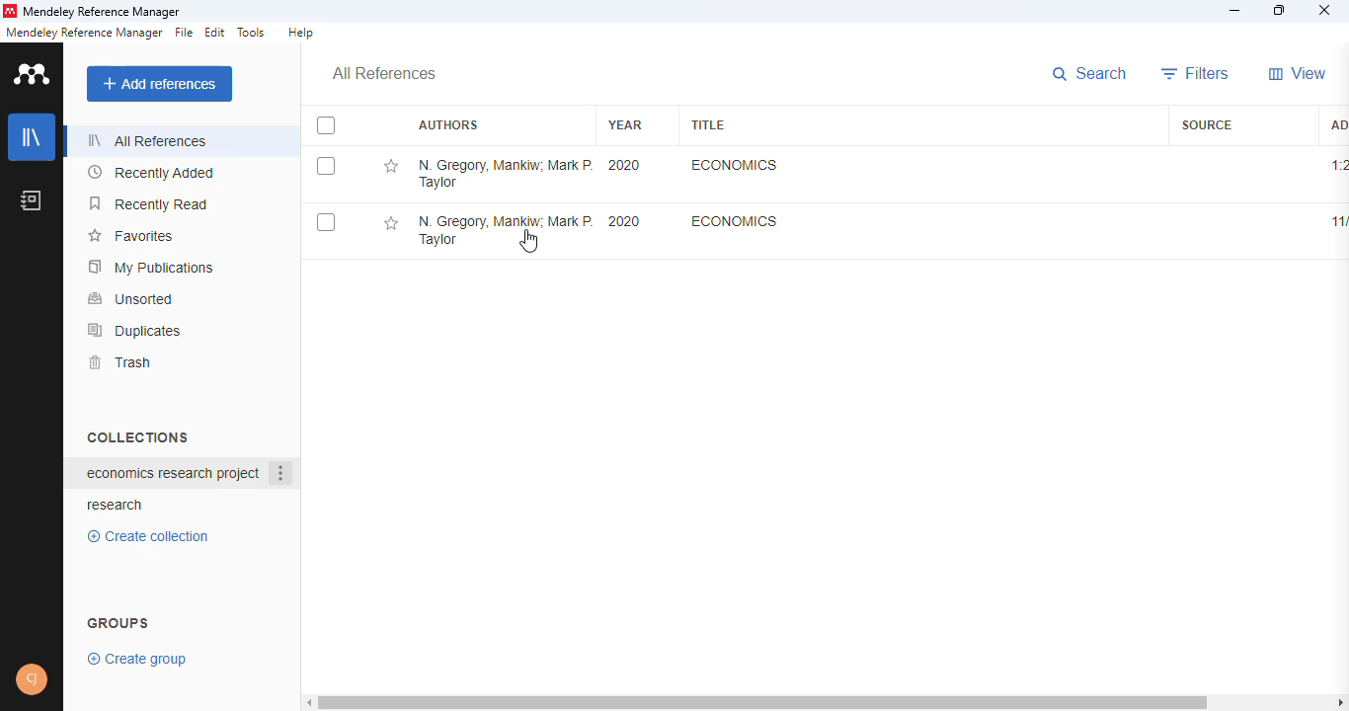  I want to click on 2020, so click(624, 221).